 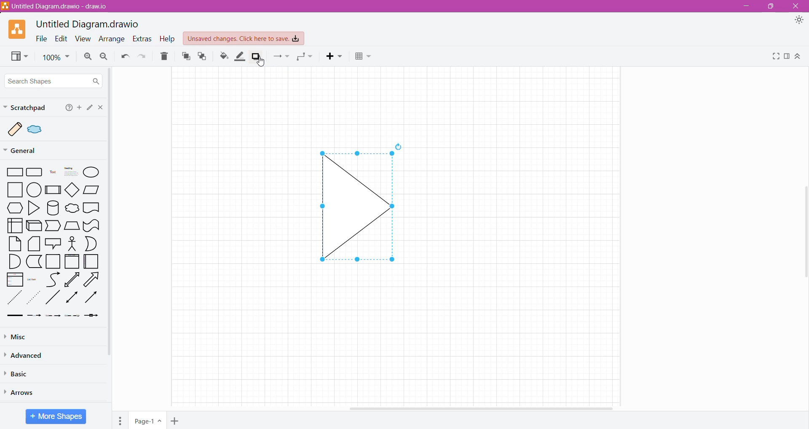 What do you see at coordinates (16, 57) in the screenshot?
I see `View` at bounding box center [16, 57].